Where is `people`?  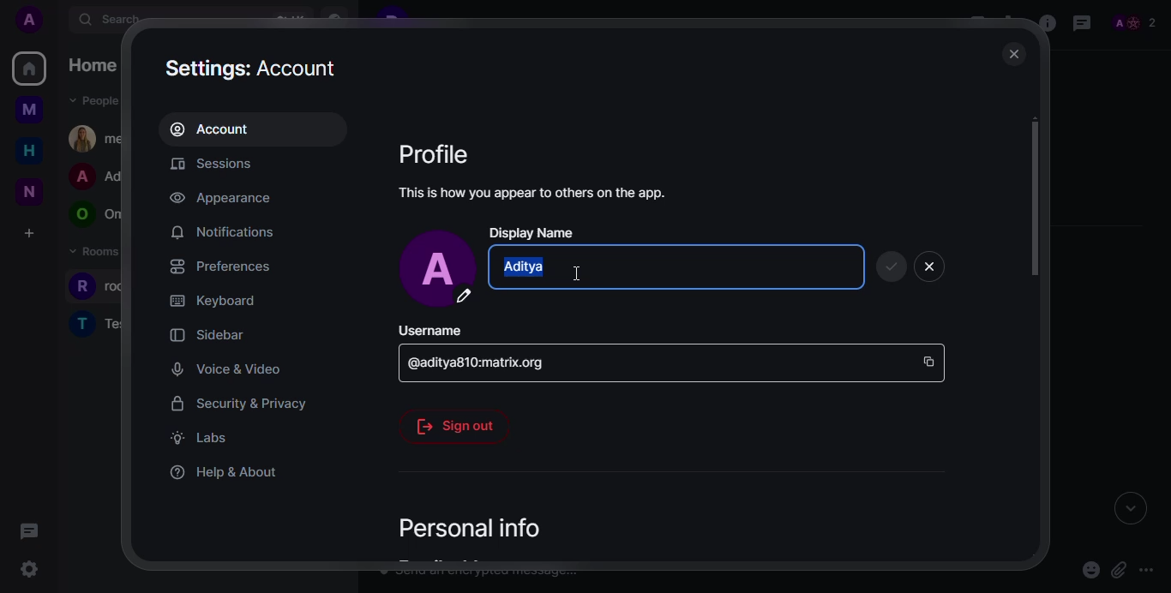
people is located at coordinates (1140, 22).